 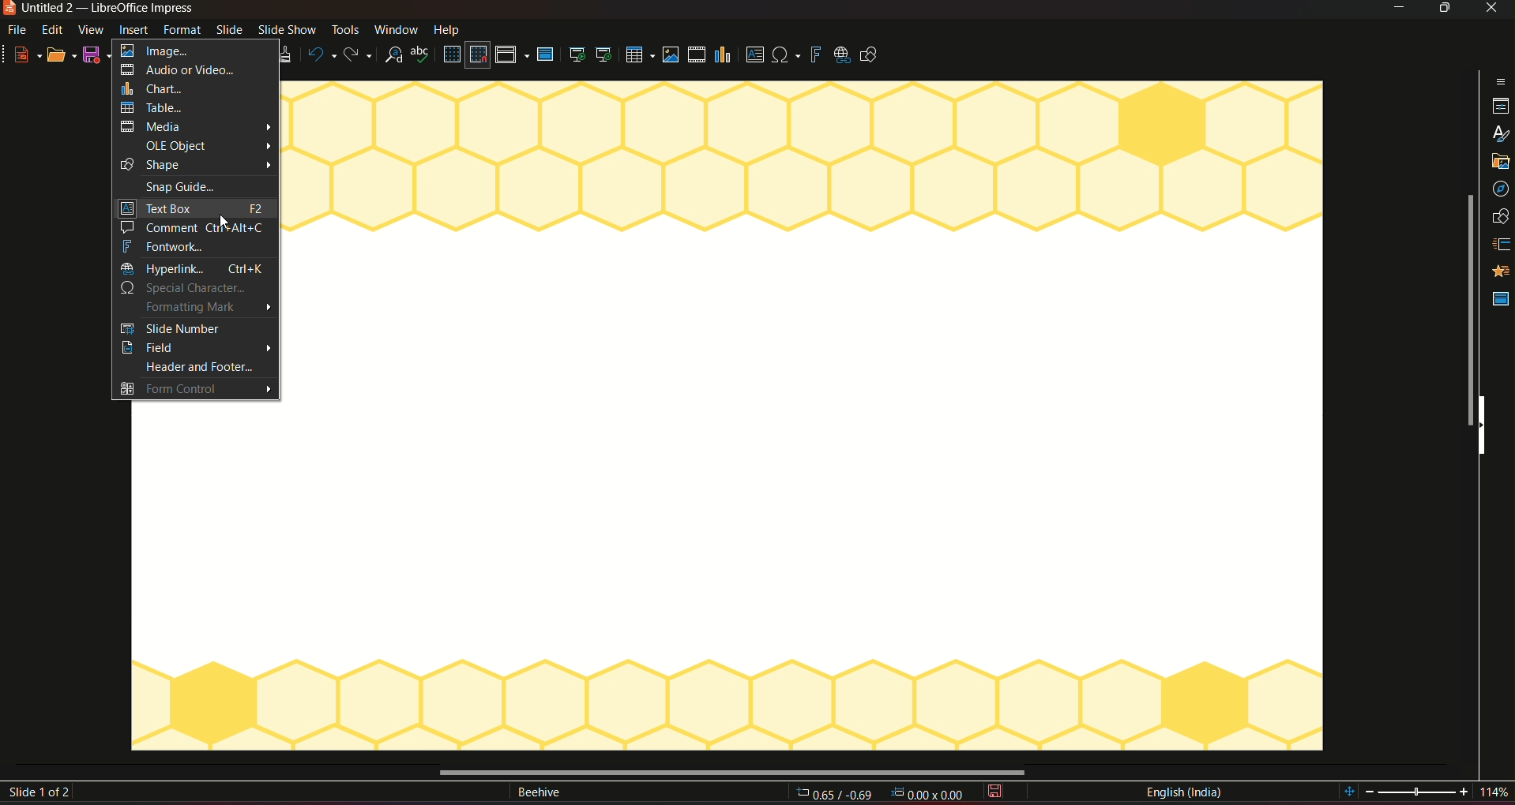 I want to click on master slide, so click(x=548, y=55).